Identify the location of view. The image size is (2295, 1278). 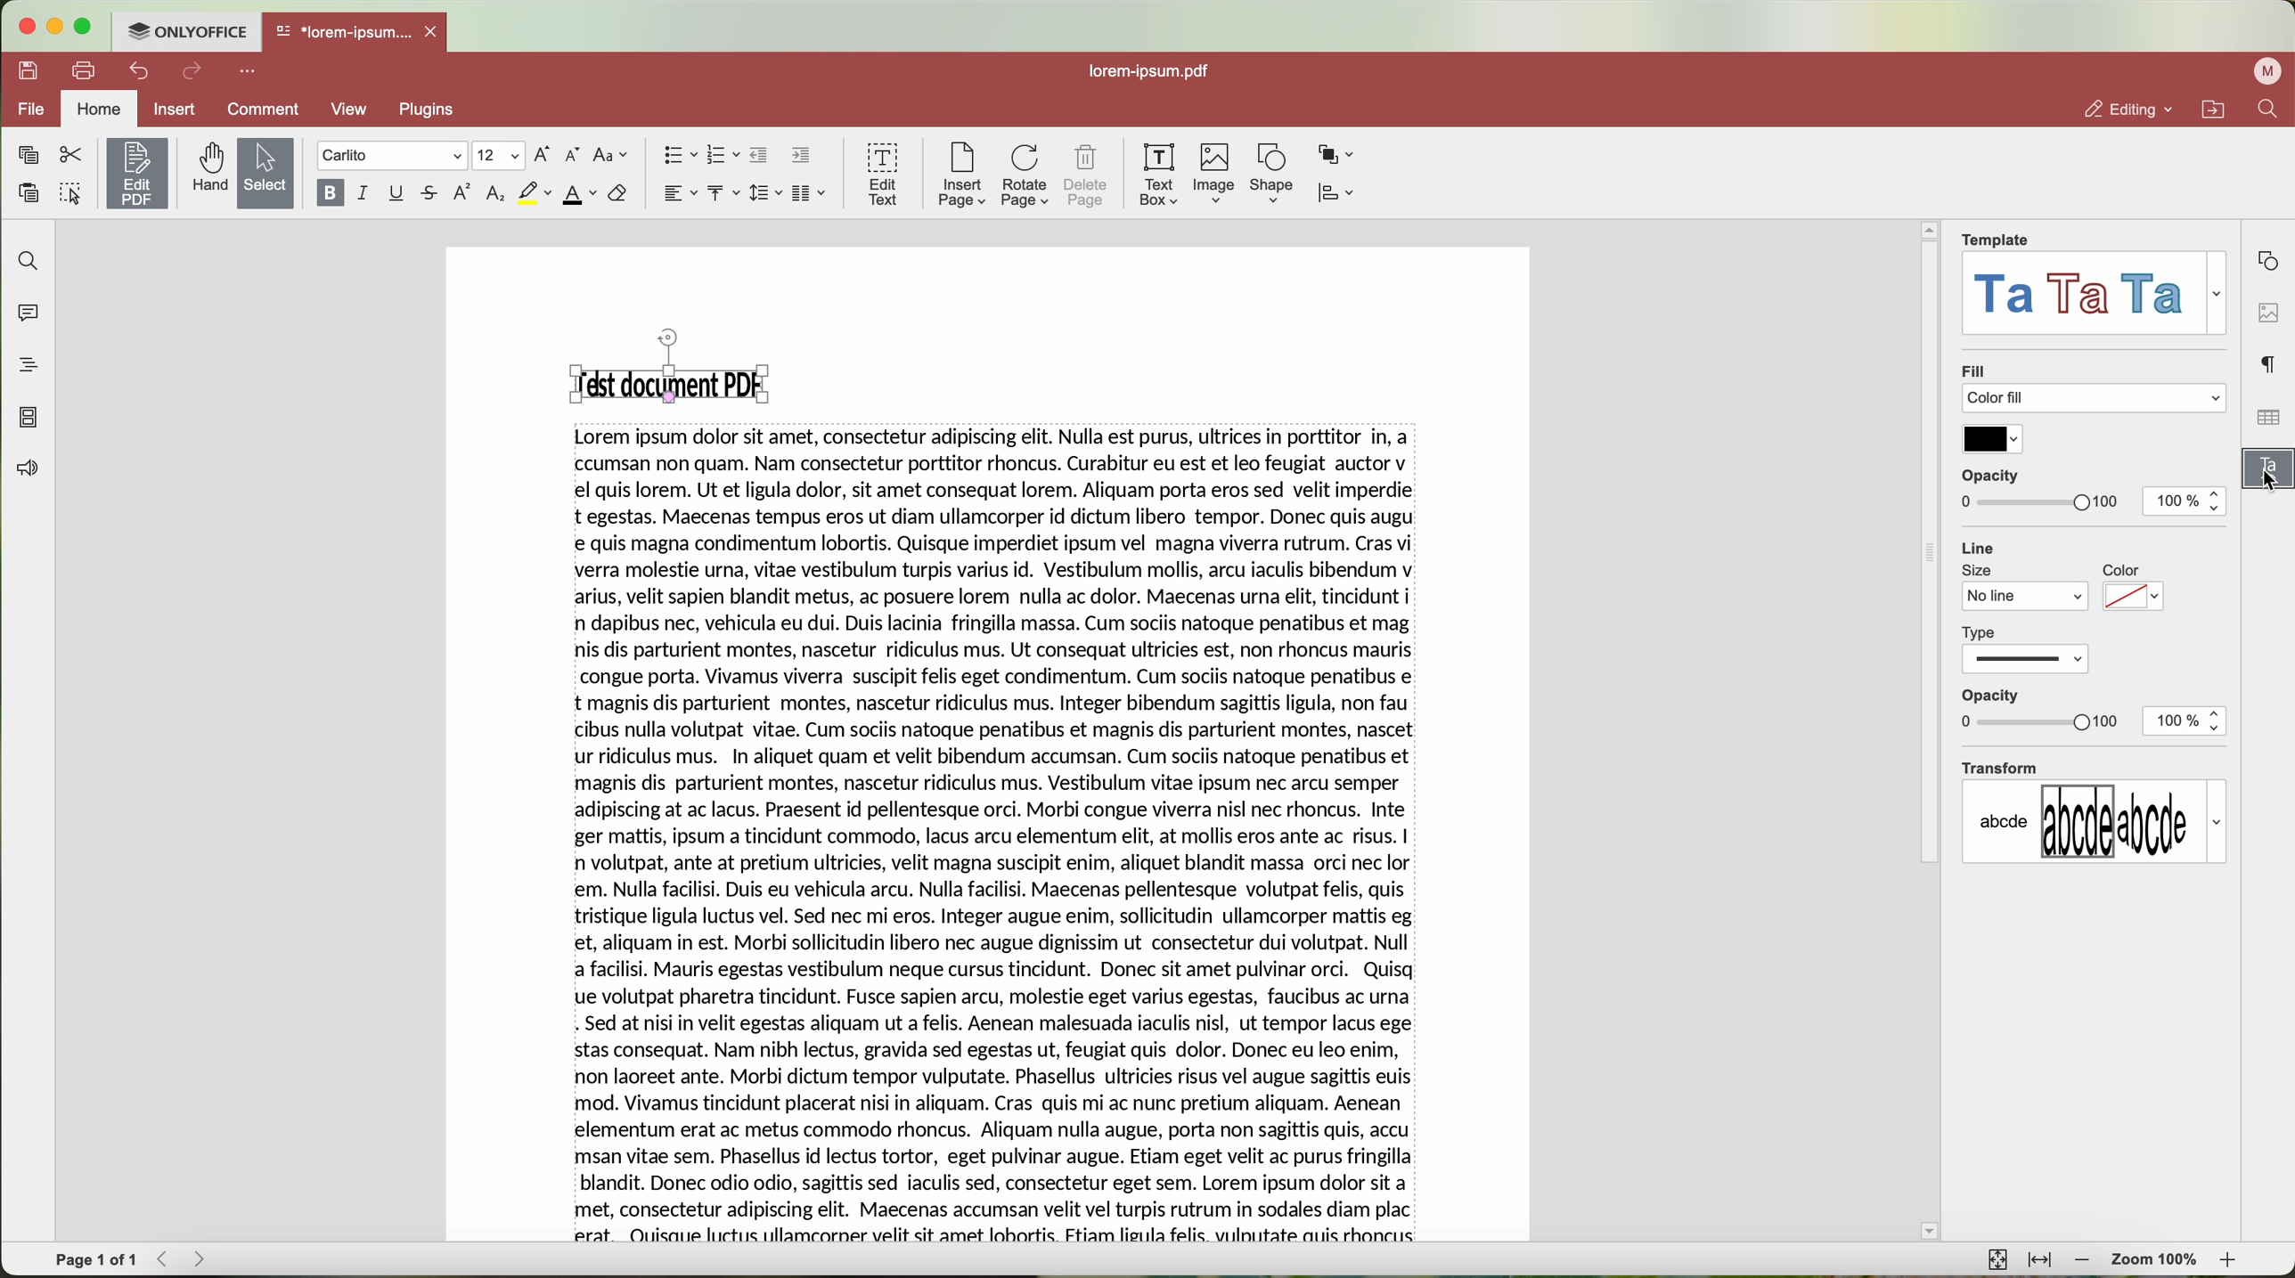
(354, 111).